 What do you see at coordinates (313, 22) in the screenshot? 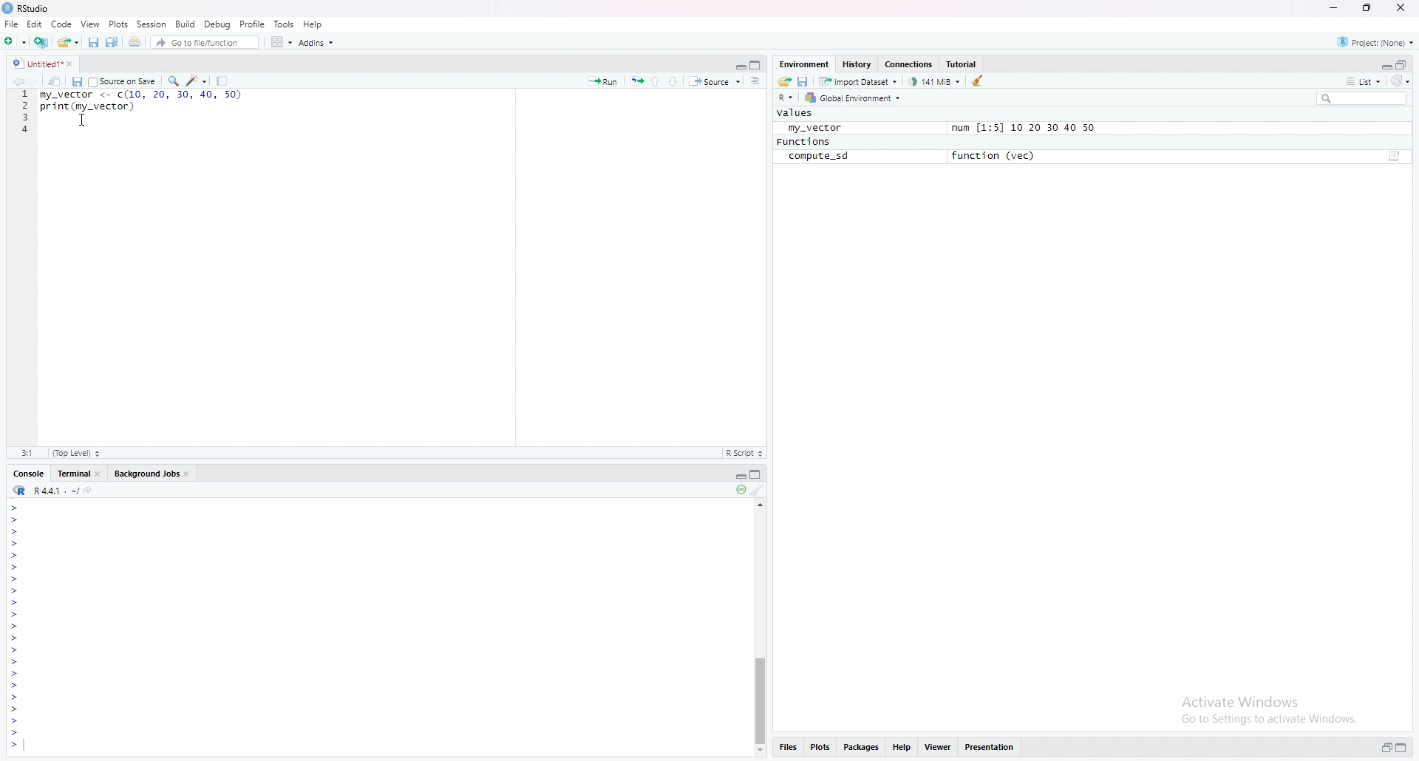
I see `Help` at bounding box center [313, 22].